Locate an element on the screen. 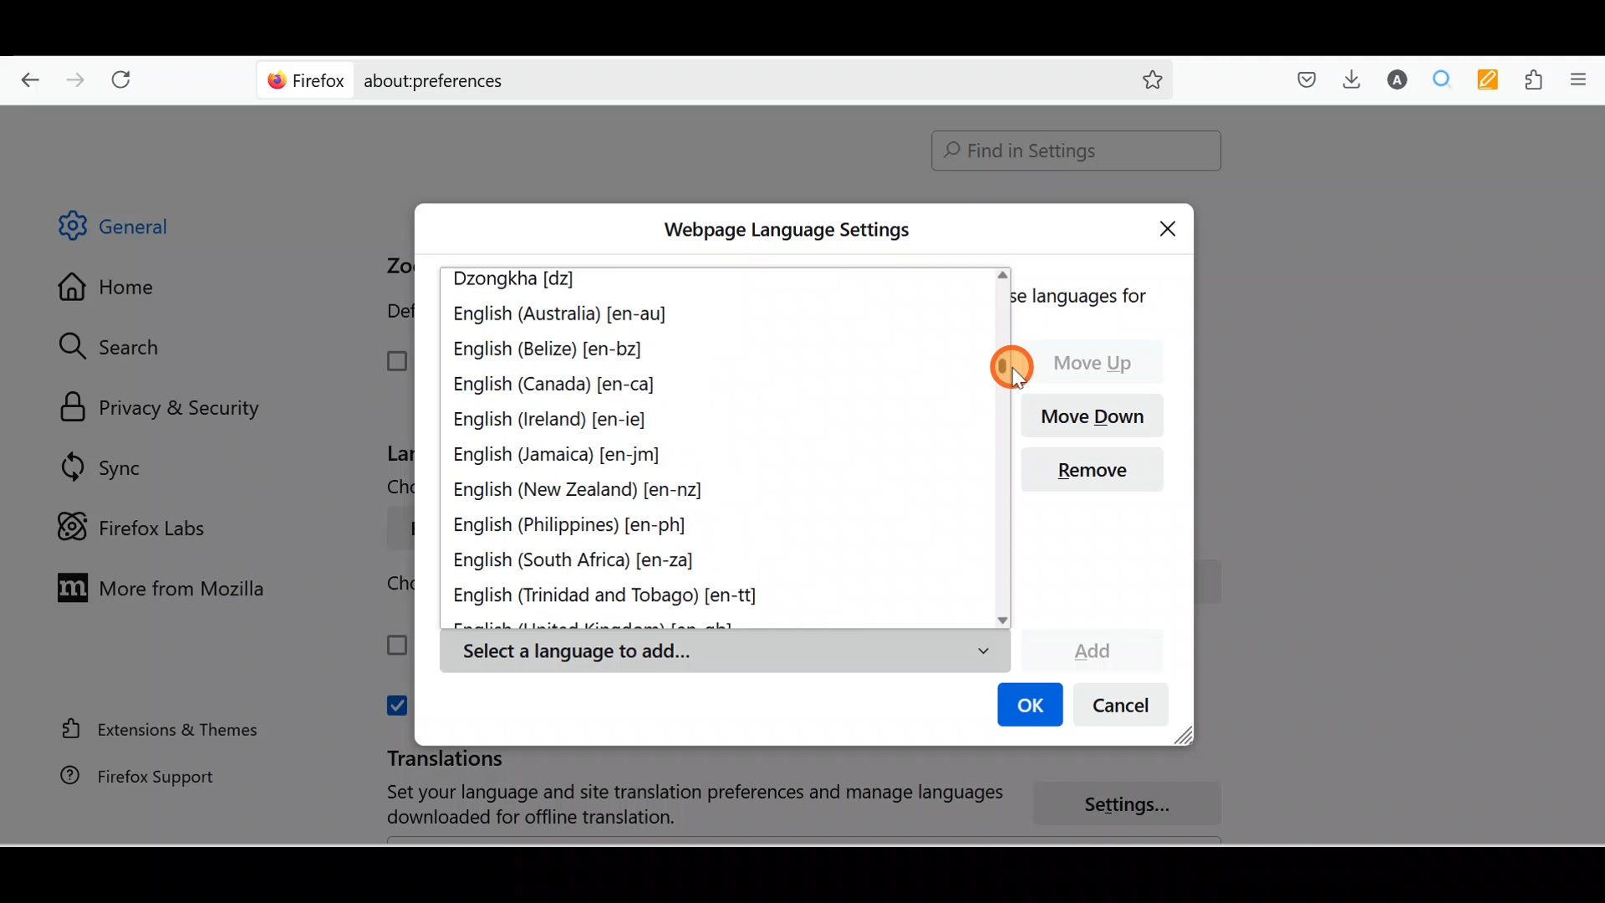  Remove is located at coordinates (1099, 475).